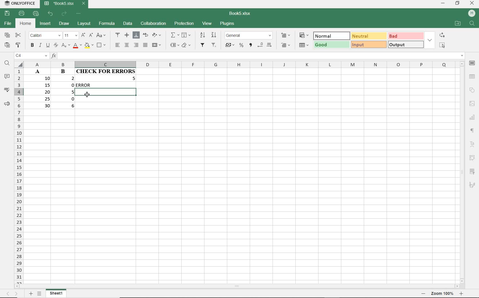 This screenshot has width=479, height=298. I want to click on PERCENT STYLE, so click(242, 45).